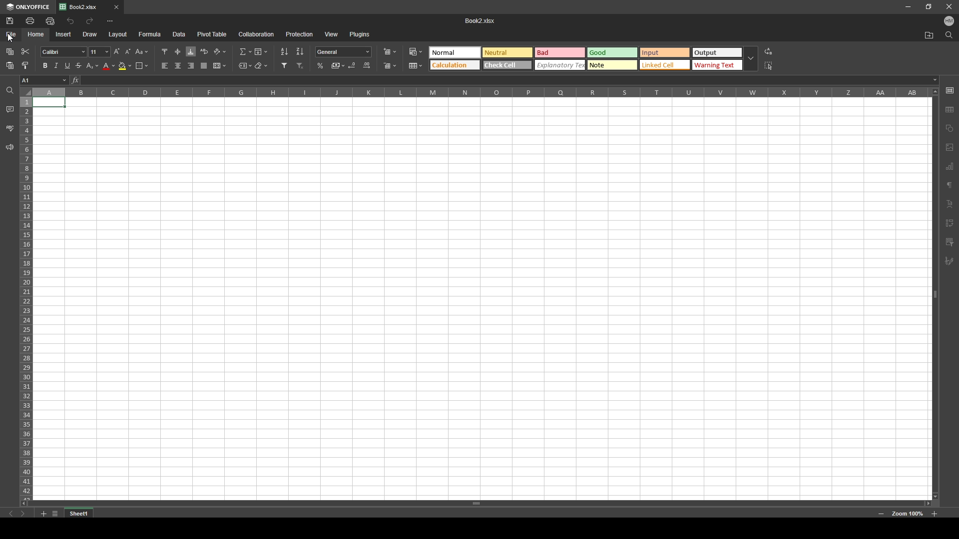 The width and height of the screenshot is (959, 539). Describe the element at coordinates (92, 65) in the screenshot. I see `subscript` at that location.